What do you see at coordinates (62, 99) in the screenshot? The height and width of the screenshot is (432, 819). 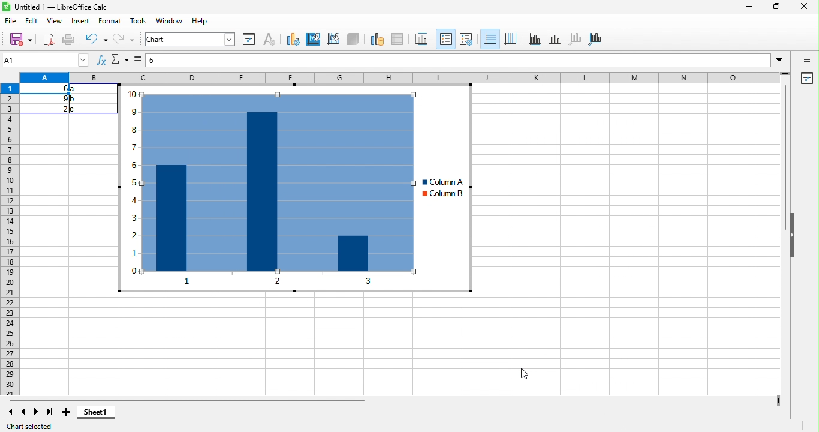 I see `9` at bounding box center [62, 99].